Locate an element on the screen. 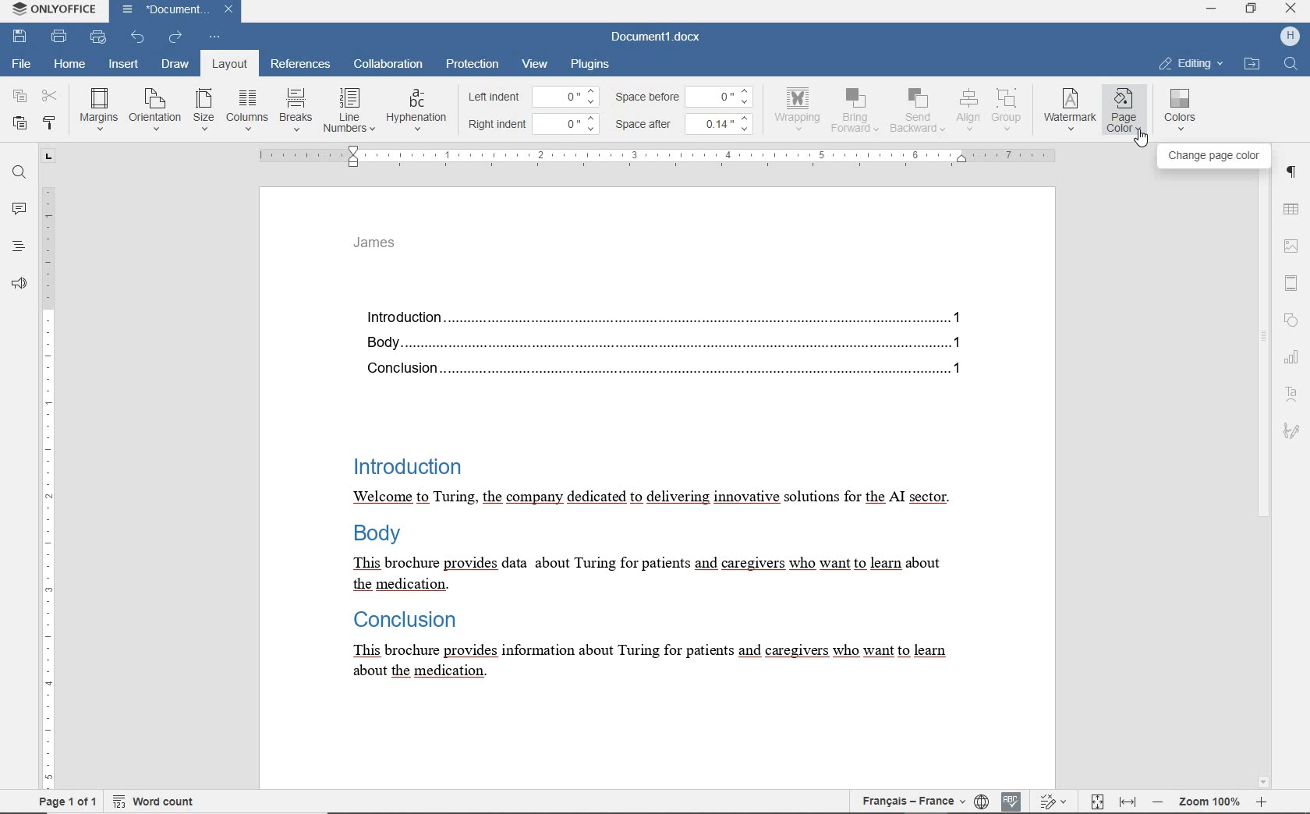 This screenshot has height=814, width=1310. customize quick access toolbar is located at coordinates (214, 37).